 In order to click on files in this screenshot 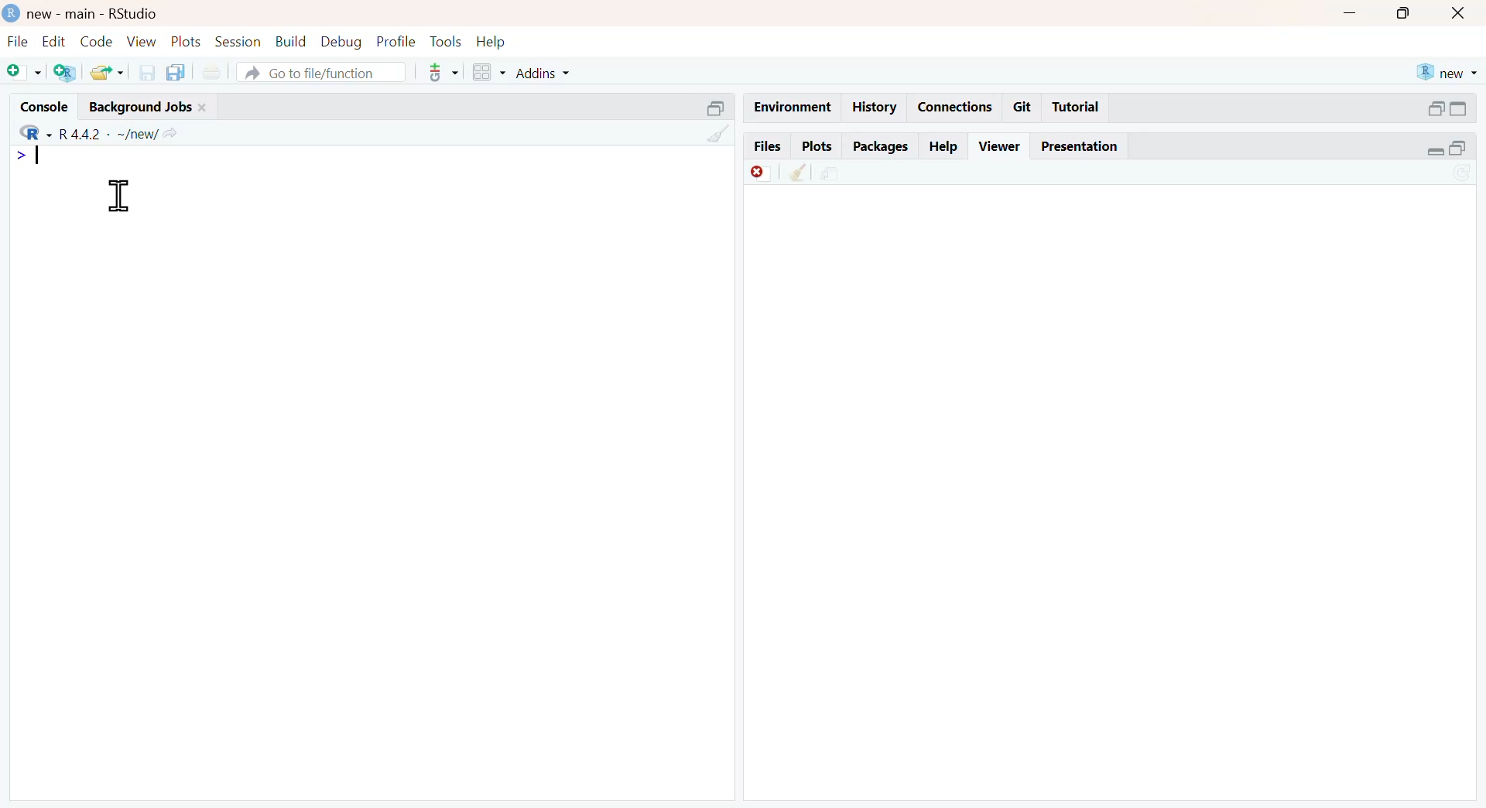, I will do `click(769, 144)`.